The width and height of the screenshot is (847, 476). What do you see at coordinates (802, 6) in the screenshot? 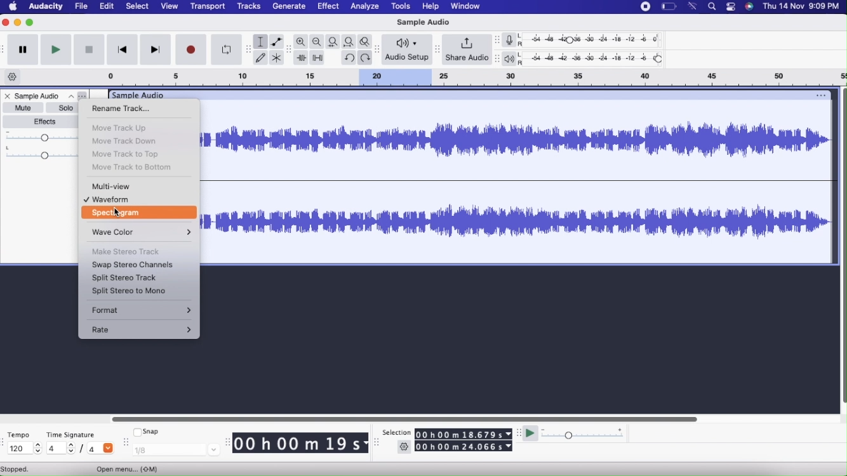
I see `date and time` at bounding box center [802, 6].